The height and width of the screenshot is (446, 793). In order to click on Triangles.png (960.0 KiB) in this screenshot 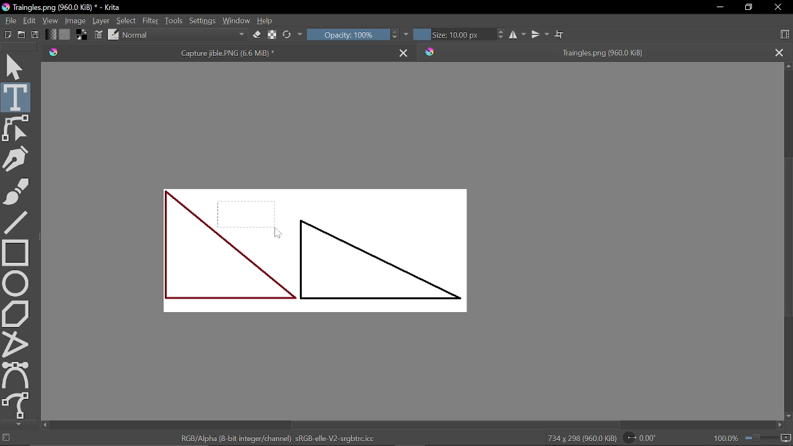, I will do `click(72, 7)`.